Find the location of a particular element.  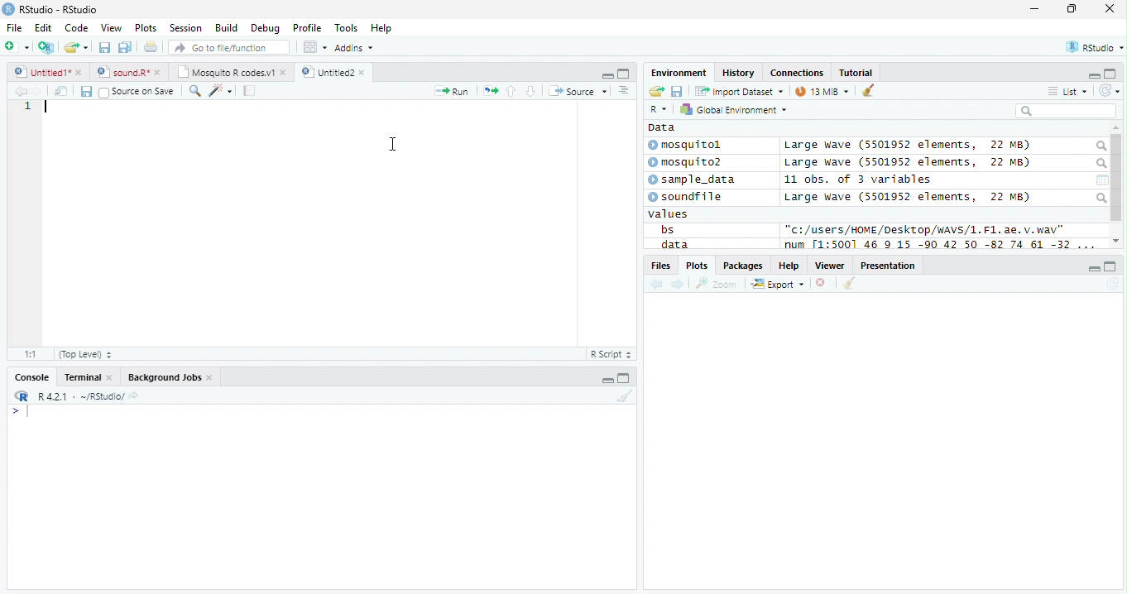

Debug is located at coordinates (264, 28).